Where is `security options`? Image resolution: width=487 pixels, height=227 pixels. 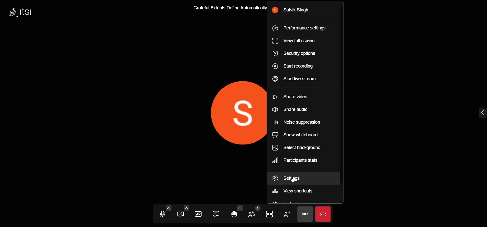 security options is located at coordinates (293, 54).